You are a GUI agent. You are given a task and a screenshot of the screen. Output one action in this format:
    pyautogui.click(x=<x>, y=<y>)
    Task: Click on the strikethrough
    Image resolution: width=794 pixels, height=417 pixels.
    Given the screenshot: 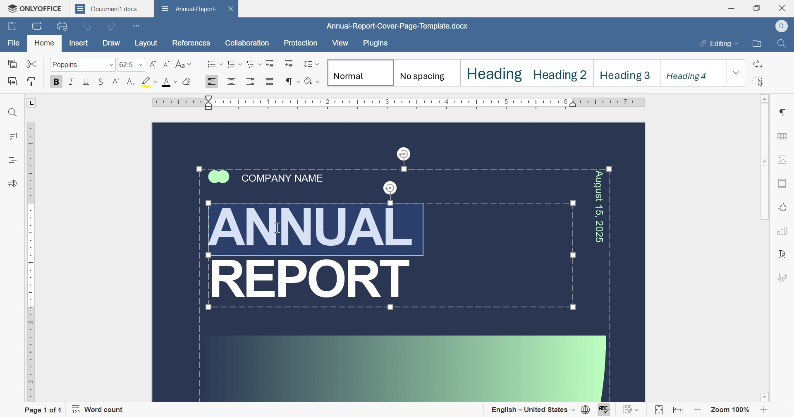 What is the action you would take?
    pyautogui.click(x=101, y=82)
    